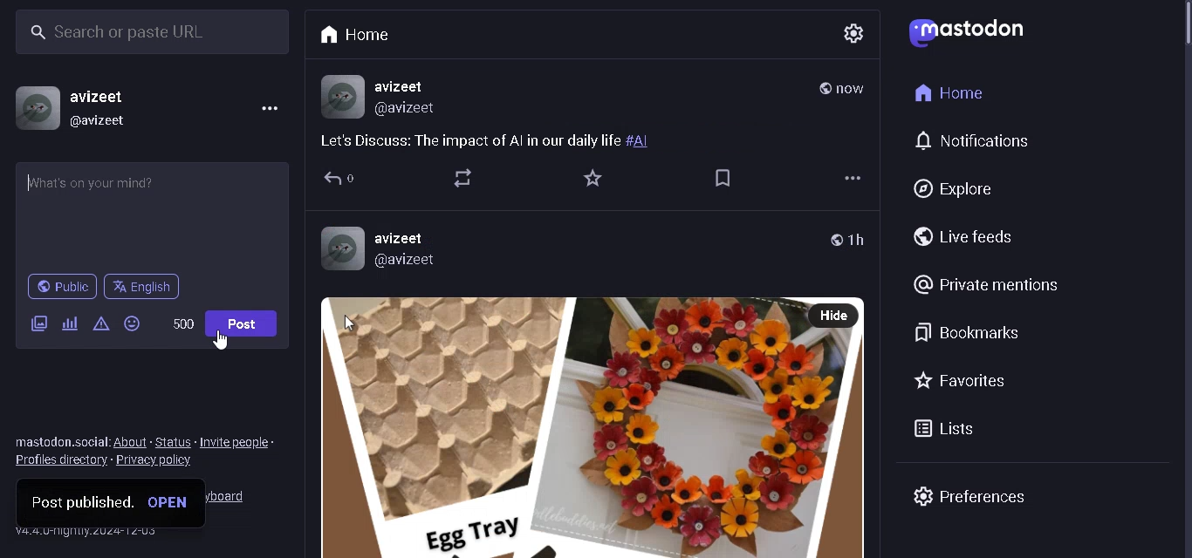  I want to click on FAVORITE, so click(593, 176).